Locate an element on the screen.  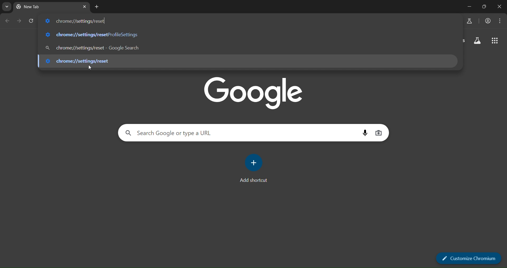
google is located at coordinates (253, 92).